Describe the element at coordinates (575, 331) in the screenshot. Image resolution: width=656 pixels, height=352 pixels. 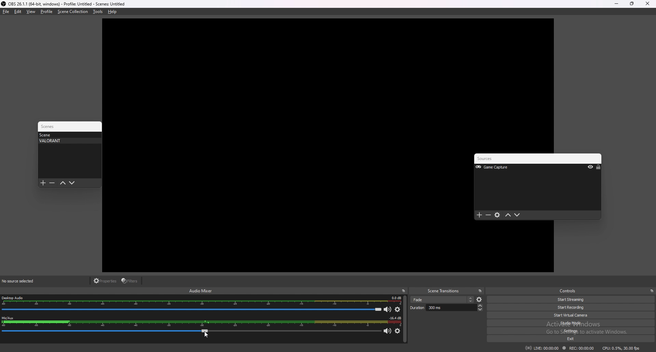
I see `settings` at that location.